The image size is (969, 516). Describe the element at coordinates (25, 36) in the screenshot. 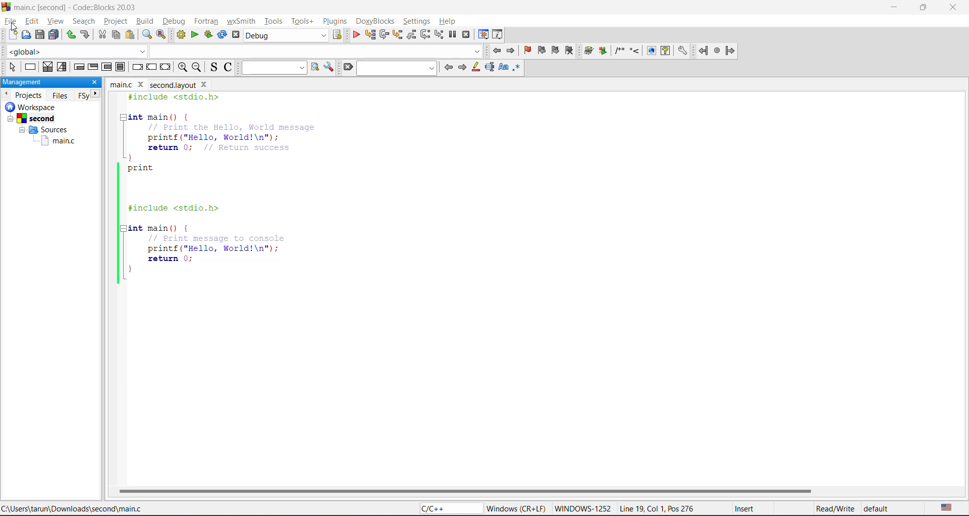

I see `open` at that location.